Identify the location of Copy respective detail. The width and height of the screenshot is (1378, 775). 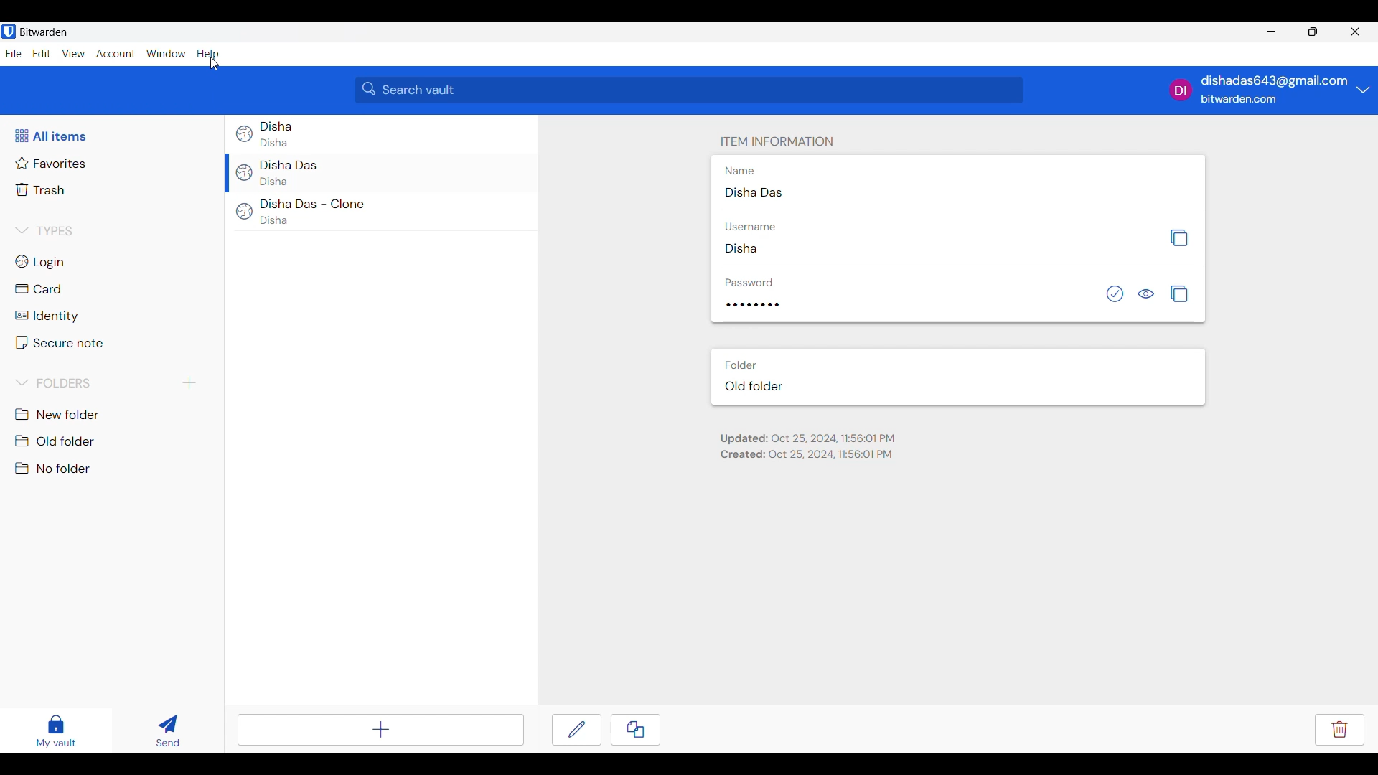
(1179, 293).